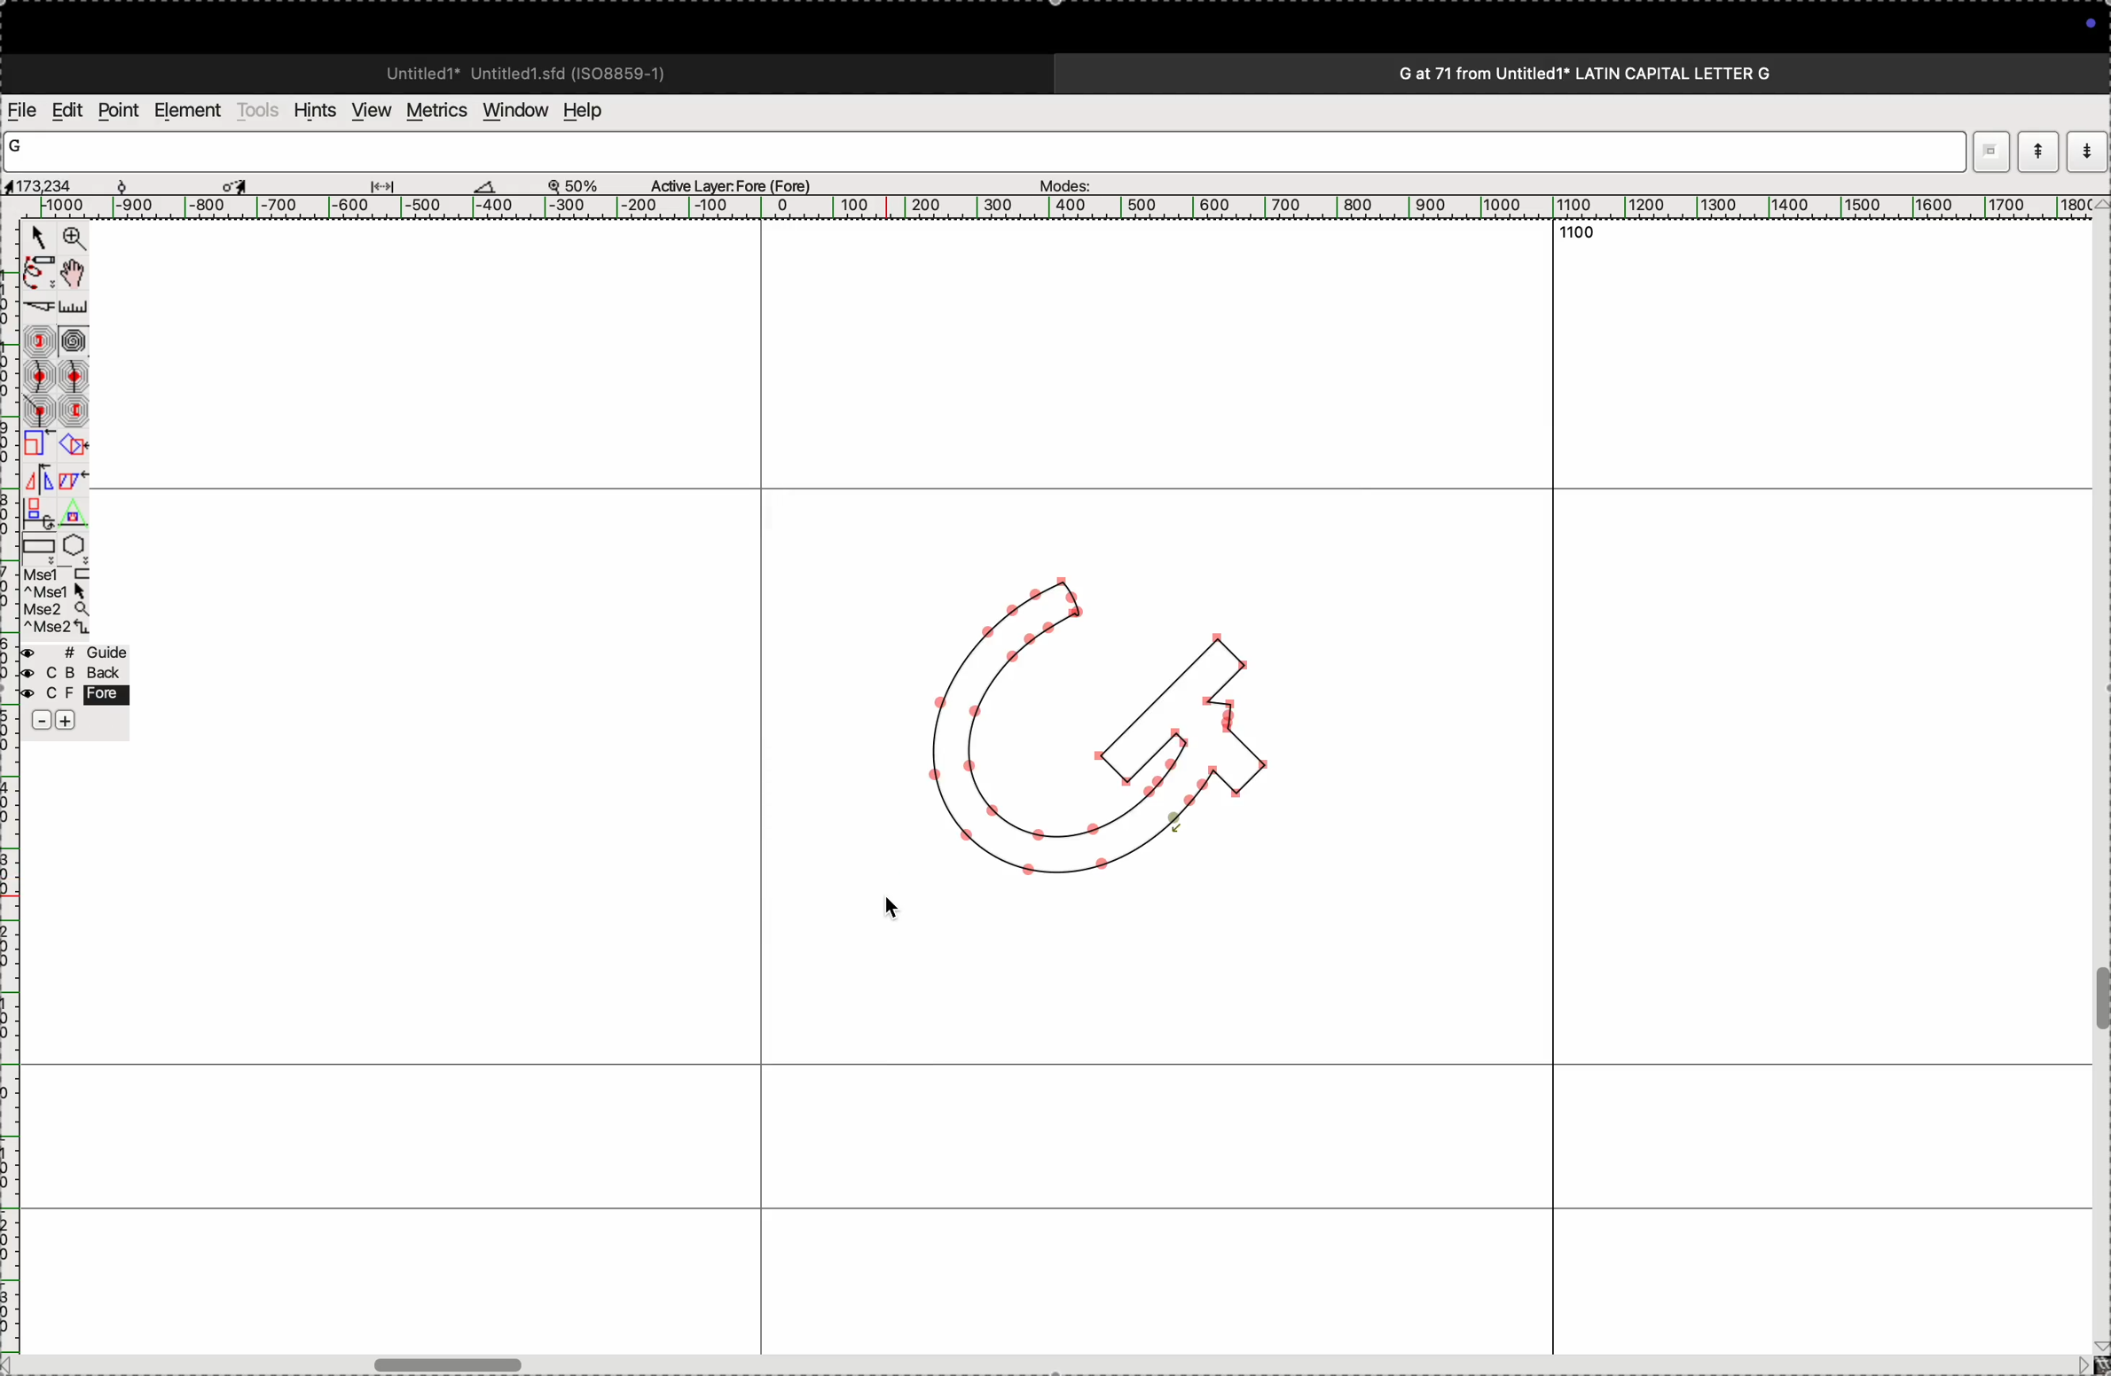  What do you see at coordinates (895, 905) in the screenshot?
I see `cursor` at bounding box center [895, 905].